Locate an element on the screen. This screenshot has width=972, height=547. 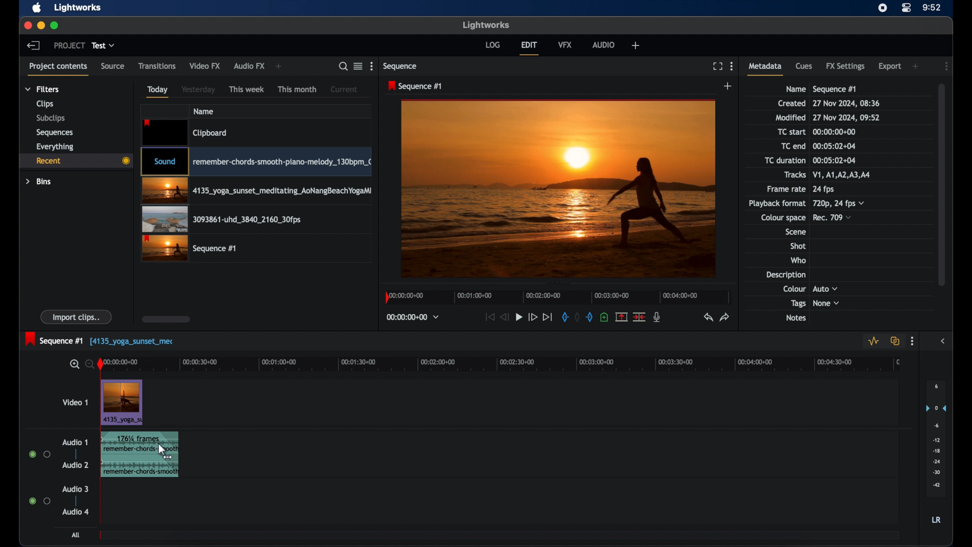
import clips is located at coordinates (76, 317).